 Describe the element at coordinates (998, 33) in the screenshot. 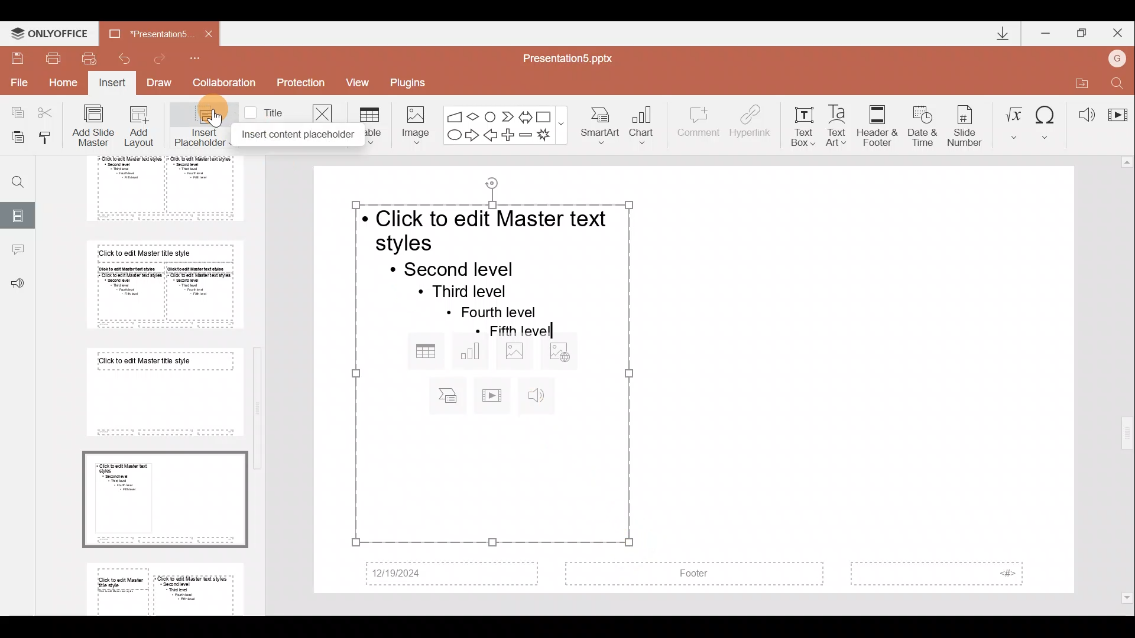

I see `Downloads` at that location.